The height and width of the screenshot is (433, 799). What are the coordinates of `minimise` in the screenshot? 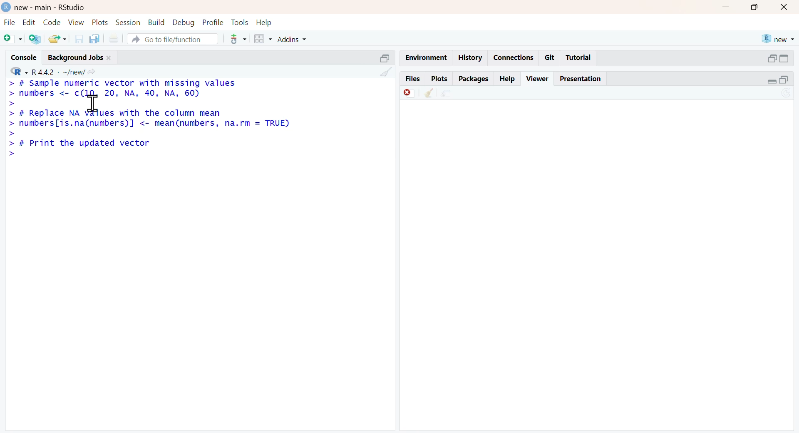 It's located at (727, 7).